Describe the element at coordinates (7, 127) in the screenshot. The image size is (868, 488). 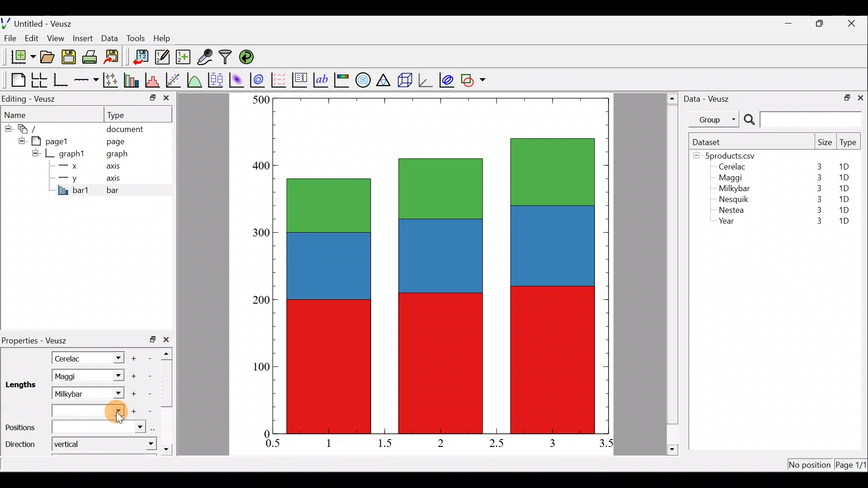
I see `hide` at that location.